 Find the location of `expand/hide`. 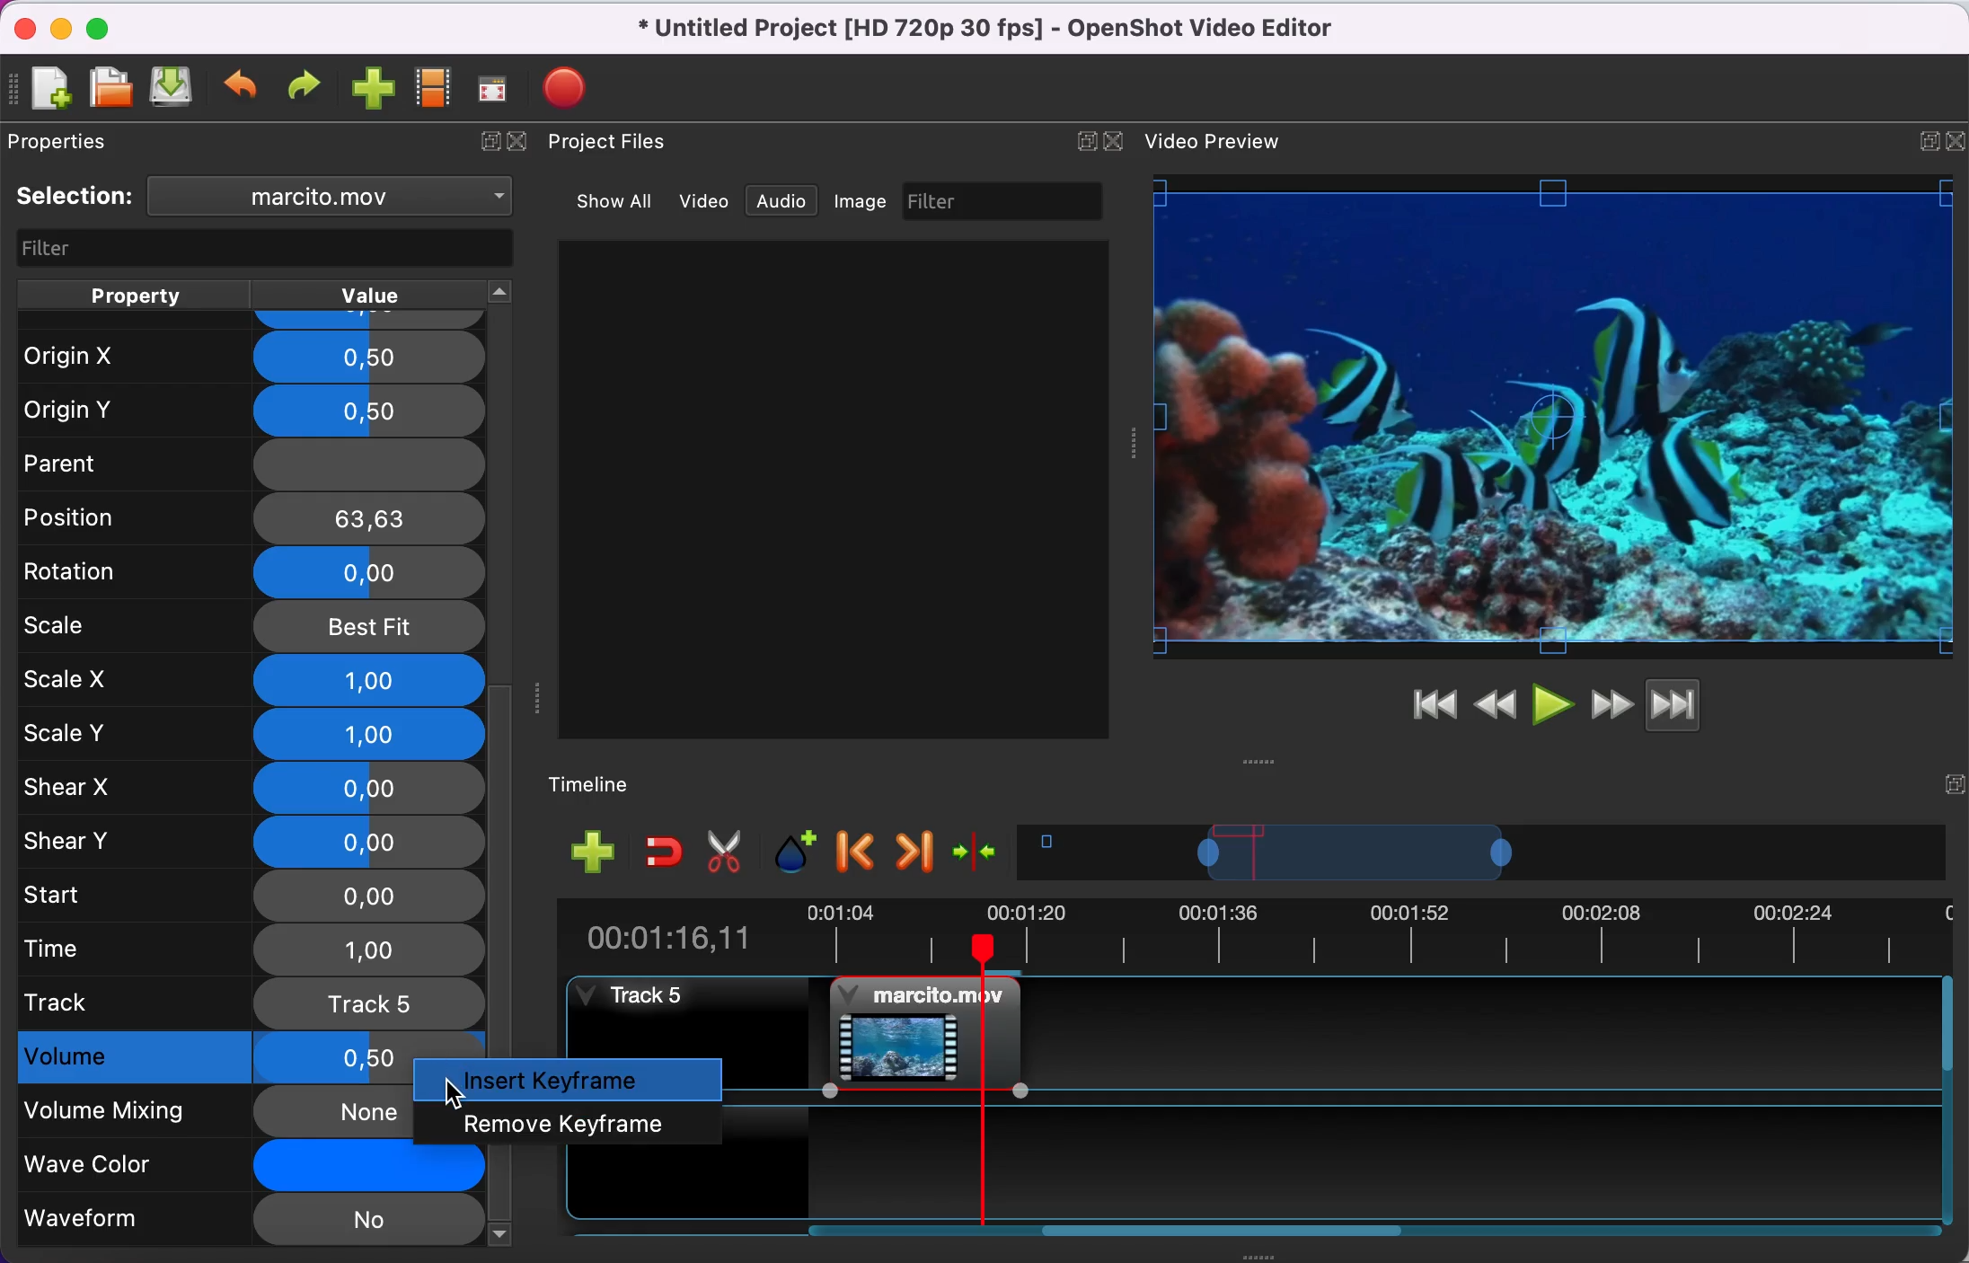

expand/hide is located at coordinates (1956, 136).